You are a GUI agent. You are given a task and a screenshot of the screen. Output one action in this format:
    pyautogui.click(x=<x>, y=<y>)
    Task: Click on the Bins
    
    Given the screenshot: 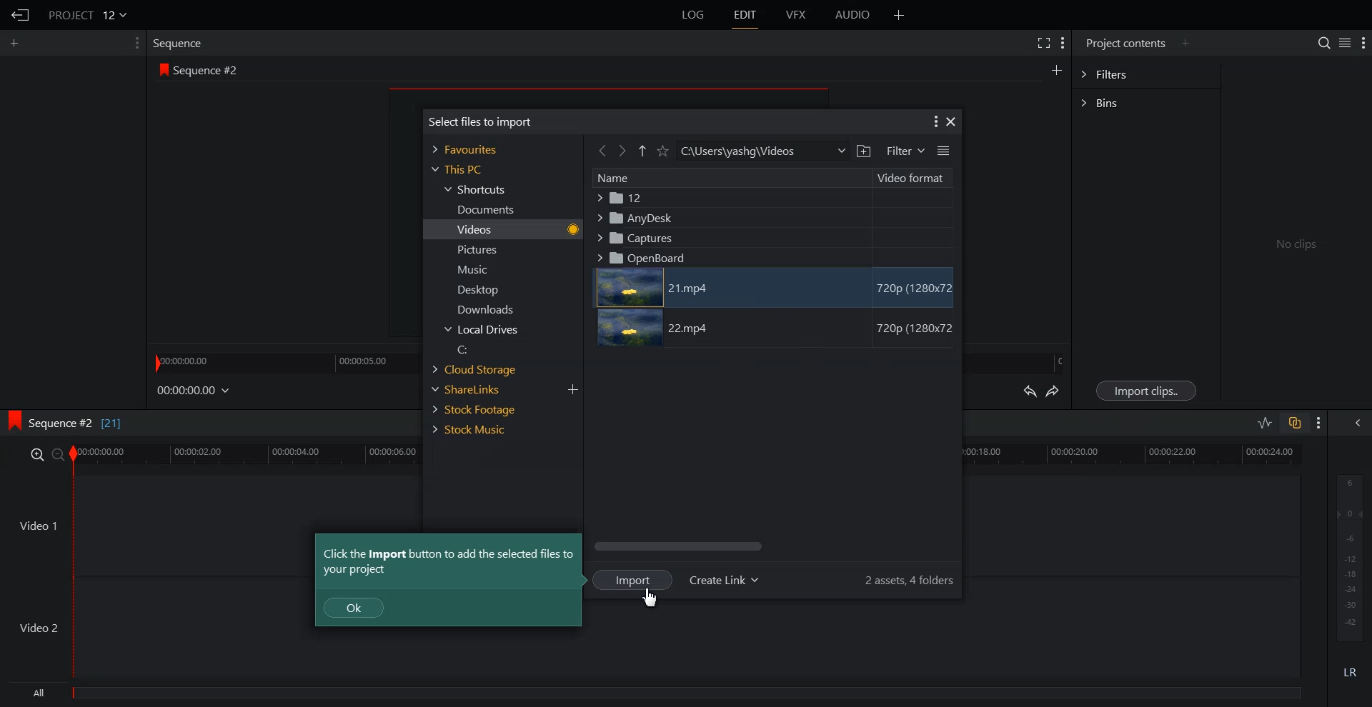 What is the action you would take?
    pyautogui.click(x=1146, y=101)
    